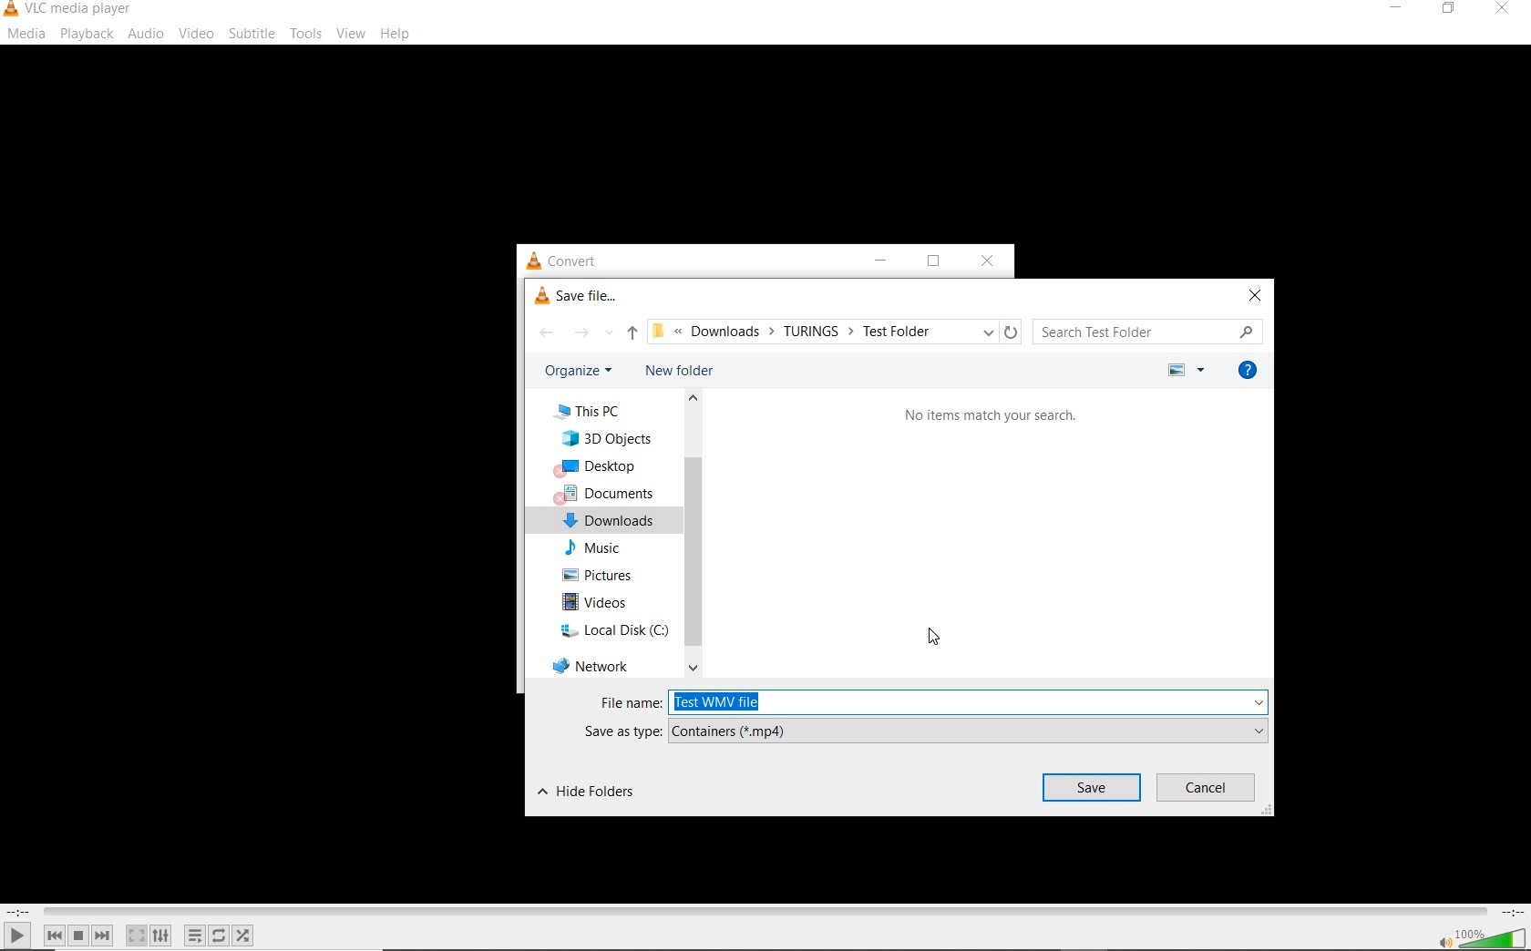 Image resolution: width=1531 pixels, height=951 pixels. What do you see at coordinates (160, 936) in the screenshot?
I see `show extended settings` at bounding box center [160, 936].